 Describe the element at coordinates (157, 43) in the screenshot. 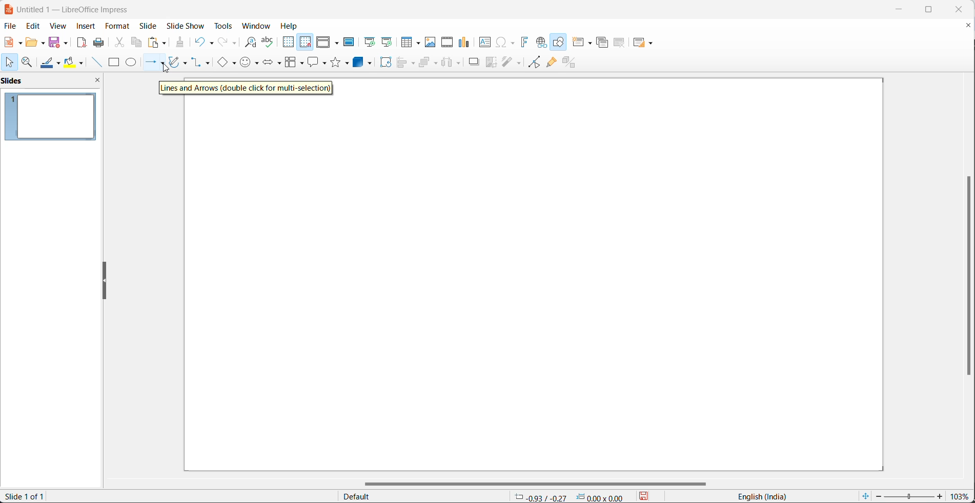

I see `paste options` at that location.